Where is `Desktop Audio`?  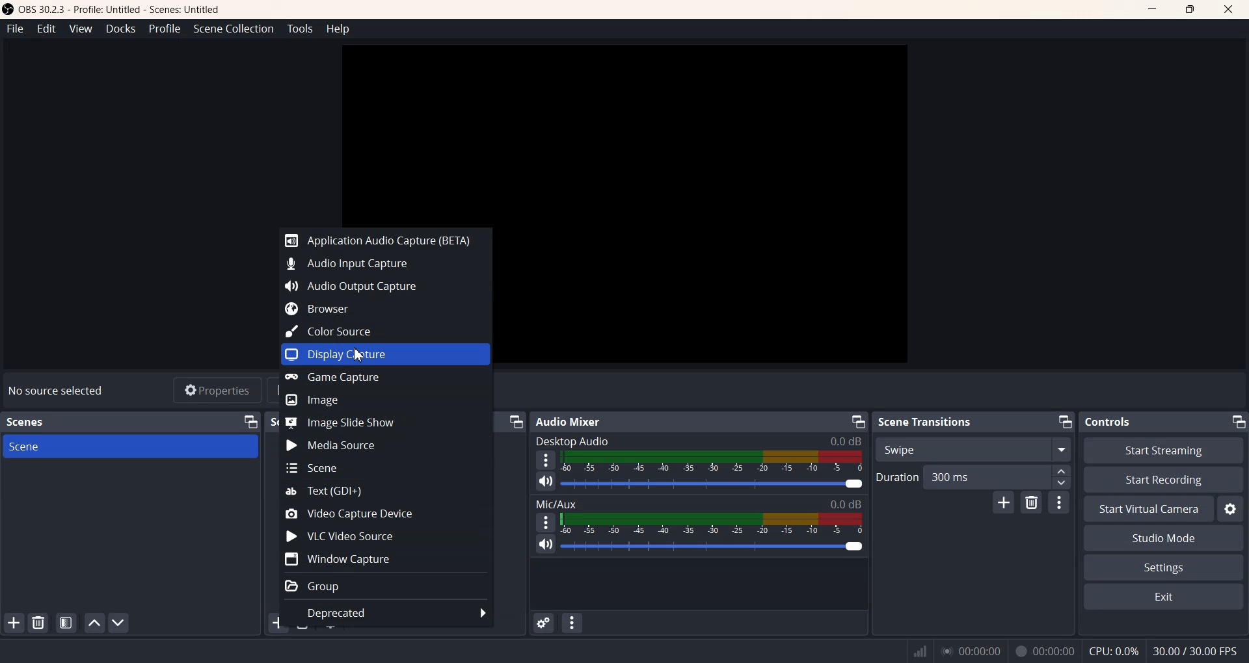
Desktop Audio is located at coordinates (701, 441).